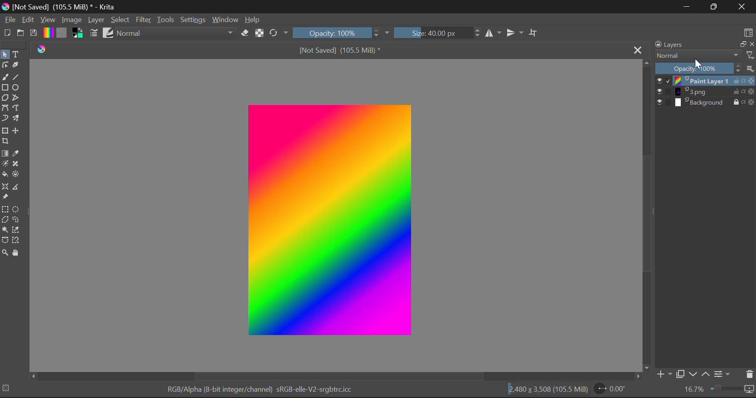  What do you see at coordinates (534, 32) in the screenshot?
I see `Crop` at bounding box center [534, 32].